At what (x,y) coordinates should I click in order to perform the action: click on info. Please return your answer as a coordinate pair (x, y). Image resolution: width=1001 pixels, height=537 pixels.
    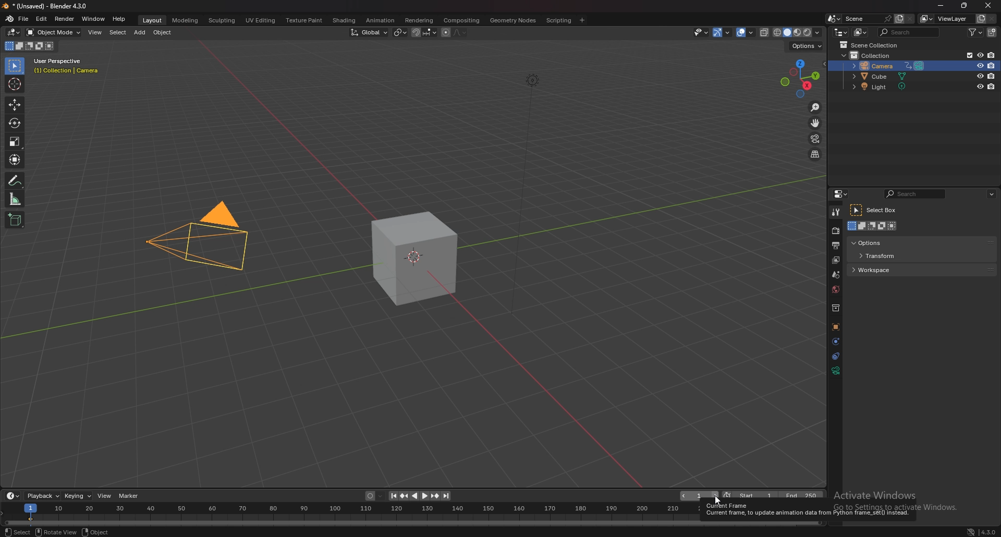
    Looking at the image, I should click on (68, 66).